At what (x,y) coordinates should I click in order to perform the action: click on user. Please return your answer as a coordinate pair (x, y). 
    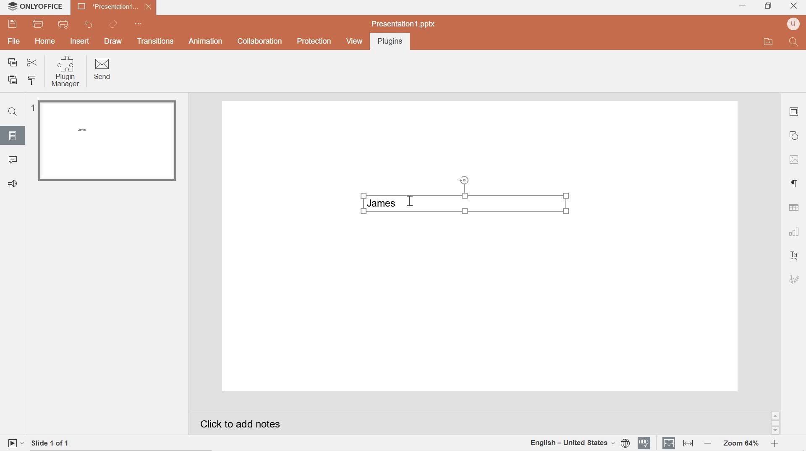
    Looking at the image, I should click on (793, 24).